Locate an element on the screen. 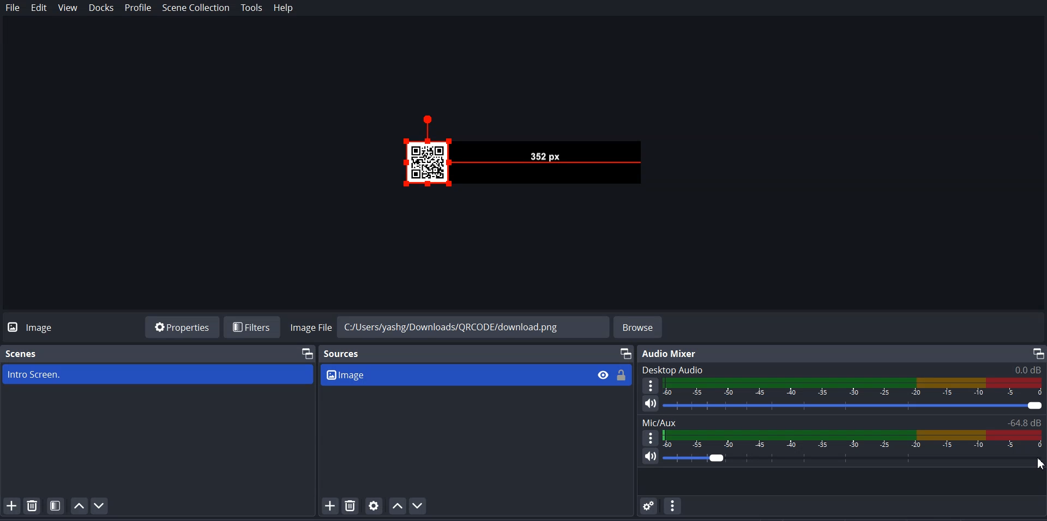  Move Source up is located at coordinates (396, 505).